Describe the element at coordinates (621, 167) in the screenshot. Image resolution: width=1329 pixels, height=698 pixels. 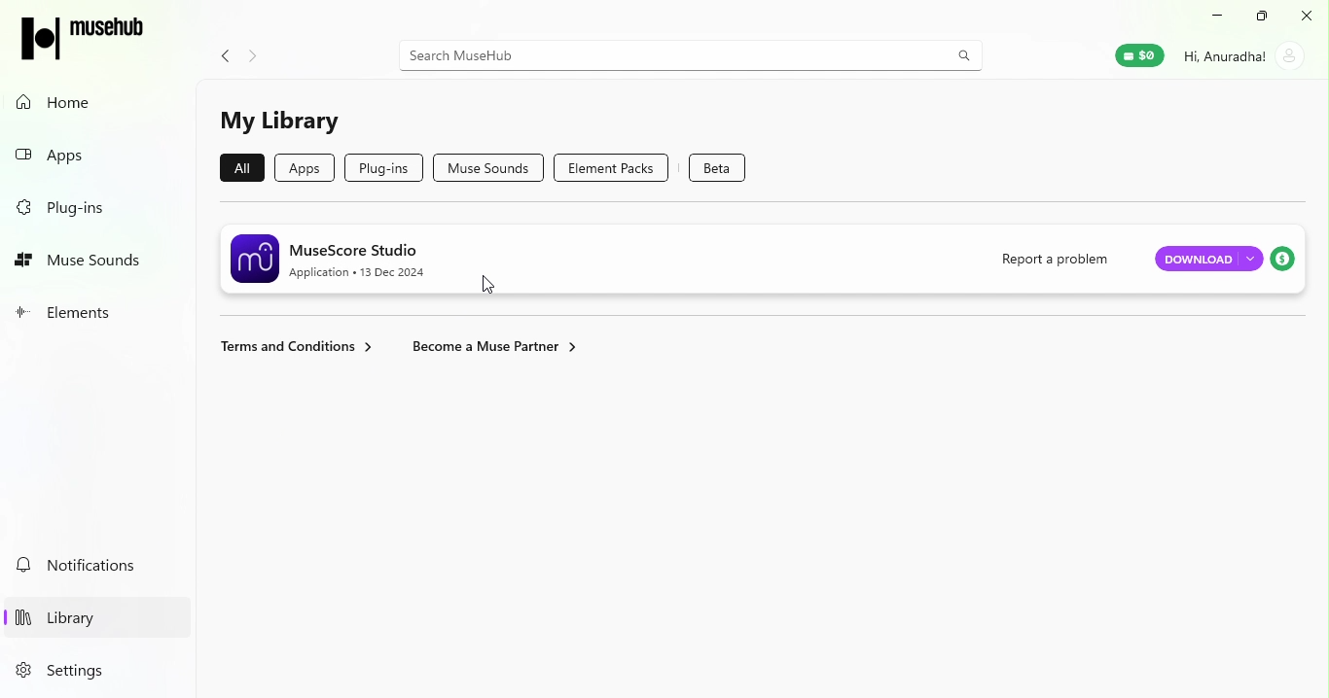
I see `Element packs` at that location.